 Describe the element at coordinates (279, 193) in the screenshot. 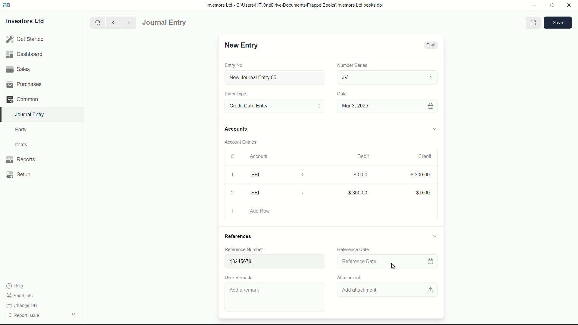

I see `SBI` at that location.